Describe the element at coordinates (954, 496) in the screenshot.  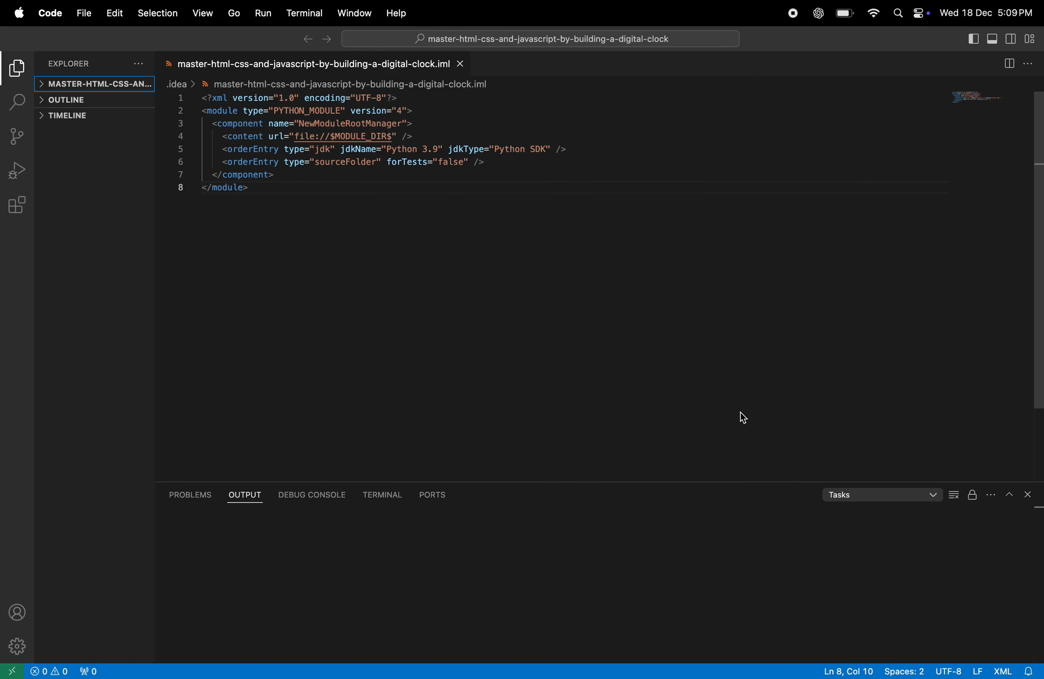
I see `bar` at that location.